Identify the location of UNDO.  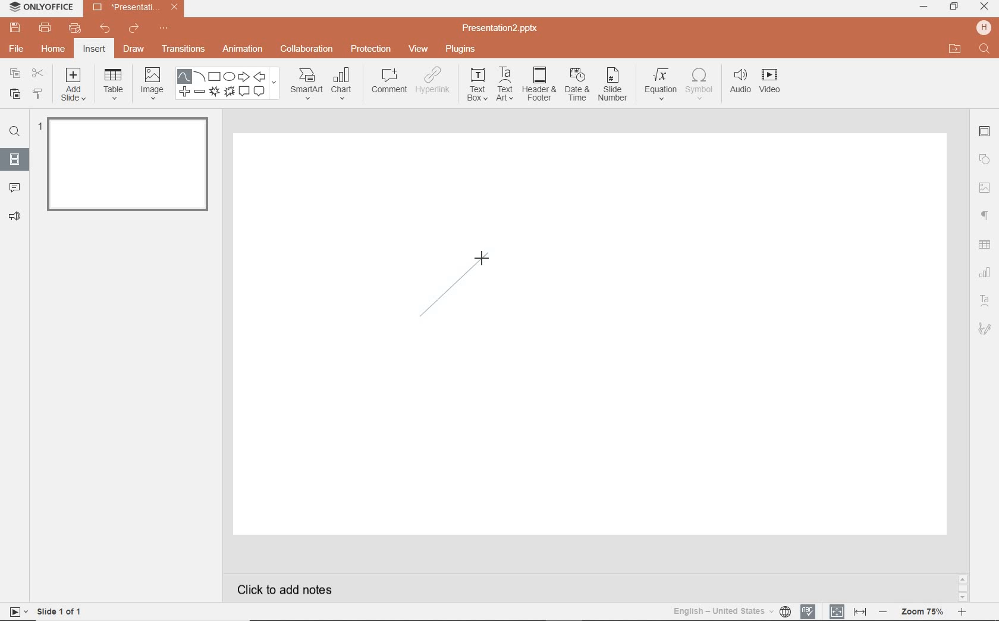
(105, 30).